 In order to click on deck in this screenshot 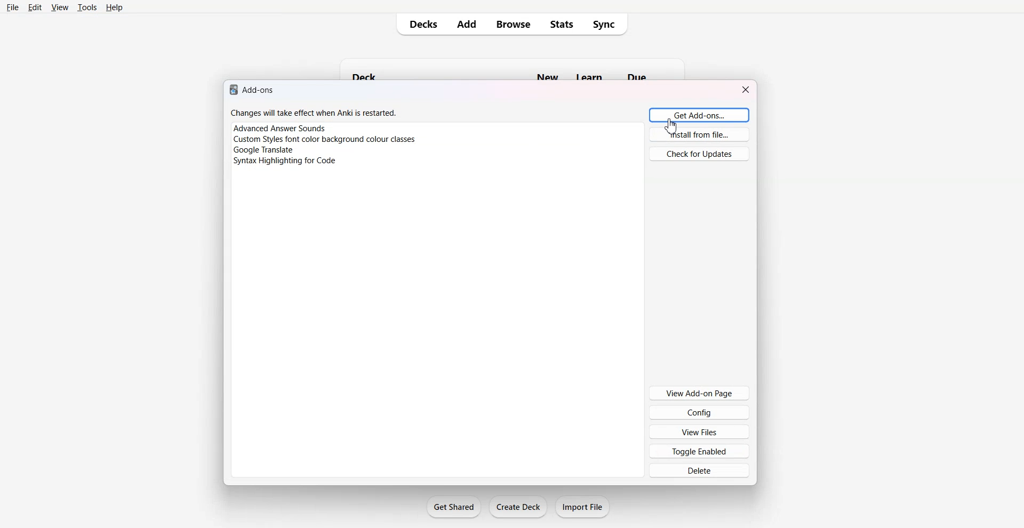, I will do `click(382, 74)`.